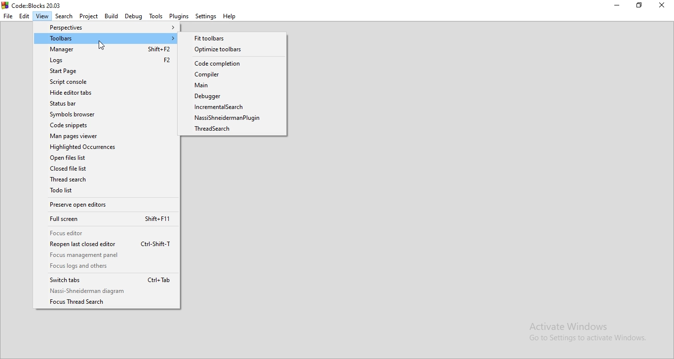 This screenshot has height=359, width=674. What do you see at coordinates (109, 169) in the screenshot?
I see `Closed file list` at bounding box center [109, 169].